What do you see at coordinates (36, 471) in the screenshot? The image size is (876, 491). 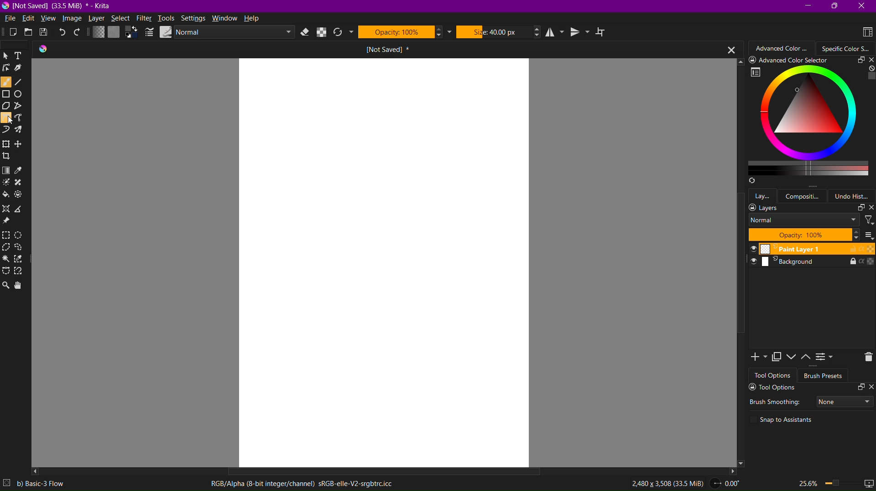 I see `Left` at bounding box center [36, 471].